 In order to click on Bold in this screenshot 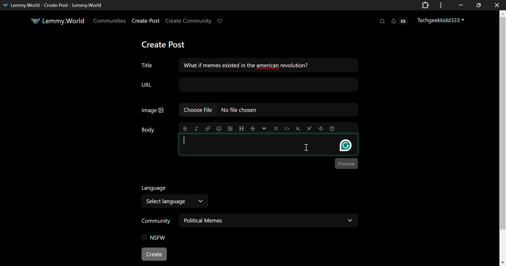, I will do `click(184, 128)`.